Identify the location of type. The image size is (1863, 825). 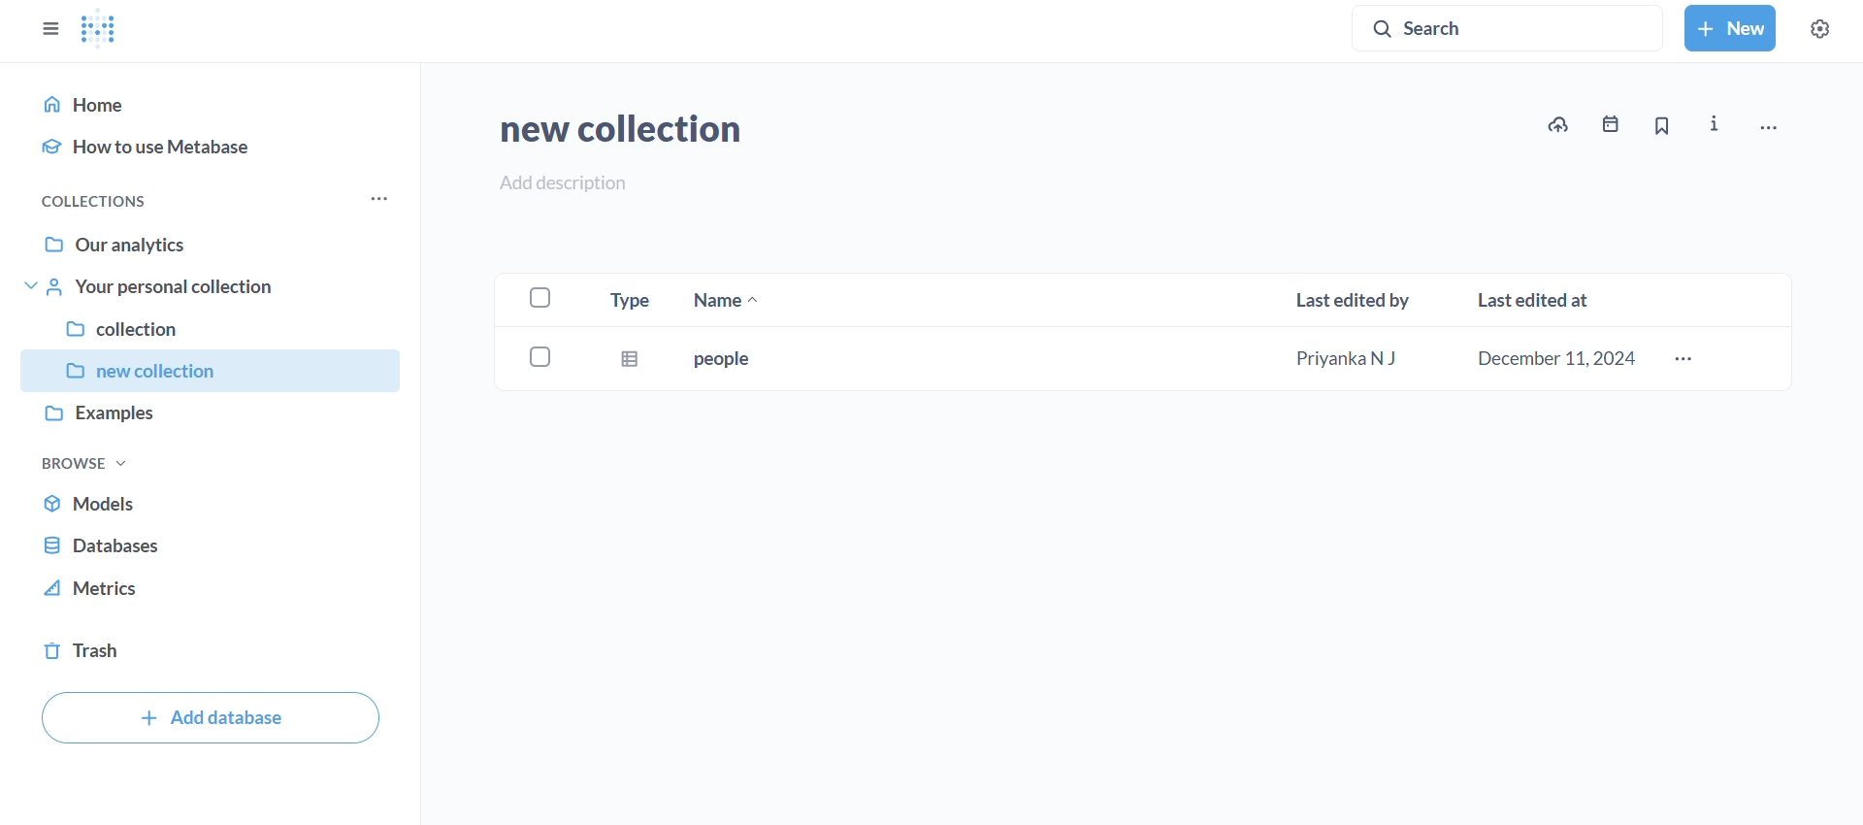
(627, 296).